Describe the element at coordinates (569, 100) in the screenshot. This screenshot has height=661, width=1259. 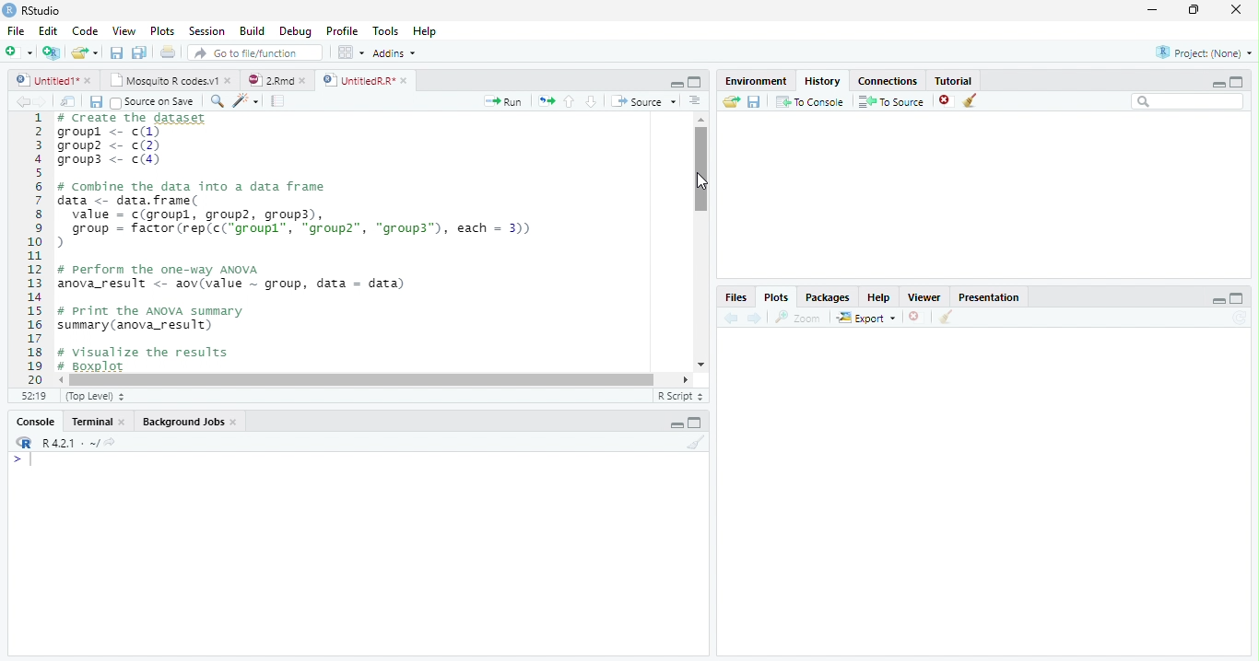
I see `Go to previous section` at that location.